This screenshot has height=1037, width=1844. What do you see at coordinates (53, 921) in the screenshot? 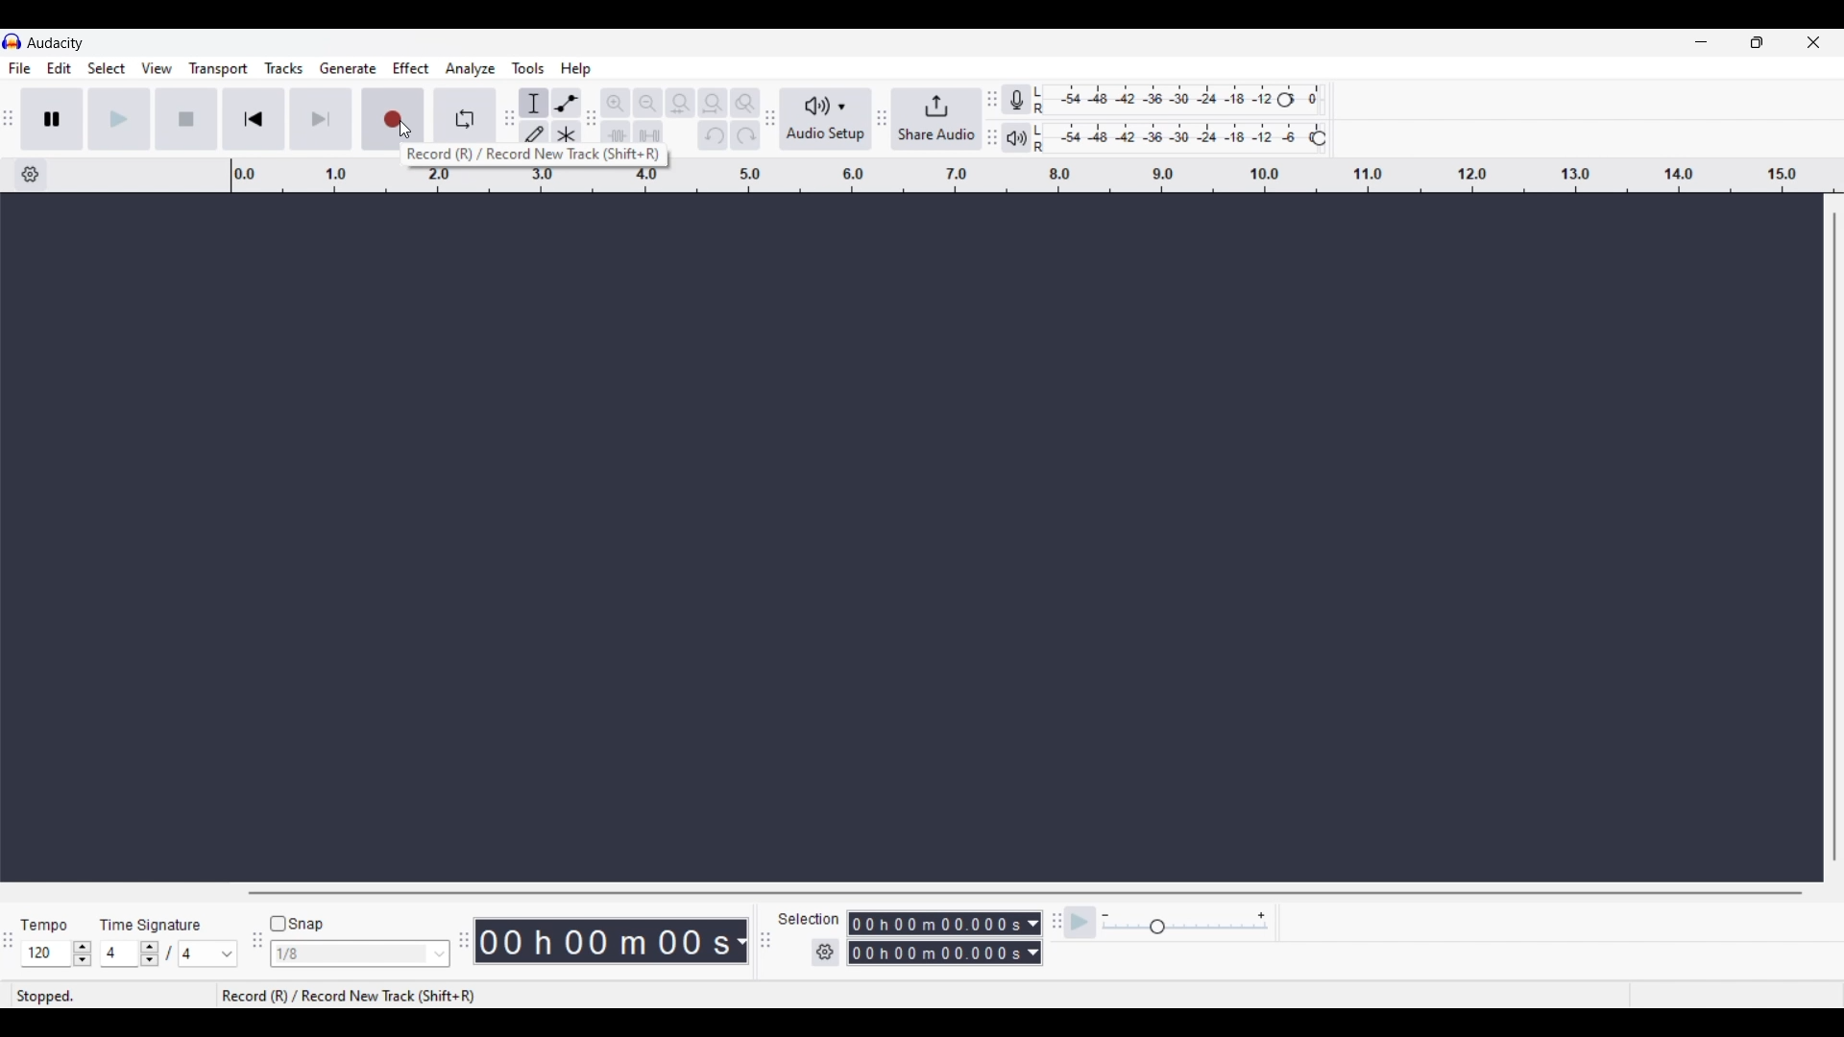
I see `Tempo` at bounding box center [53, 921].